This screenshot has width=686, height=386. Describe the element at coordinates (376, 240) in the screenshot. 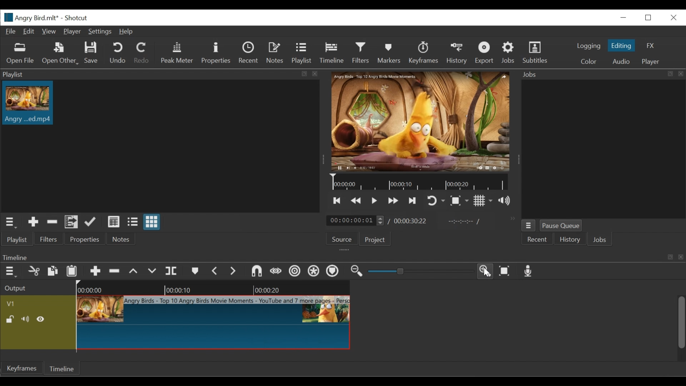

I see `Project` at that location.